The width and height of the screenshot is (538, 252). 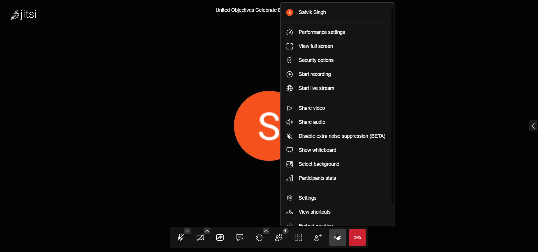 What do you see at coordinates (337, 237) in the screenshot?
I see `more` at bounding box center [337, 237].